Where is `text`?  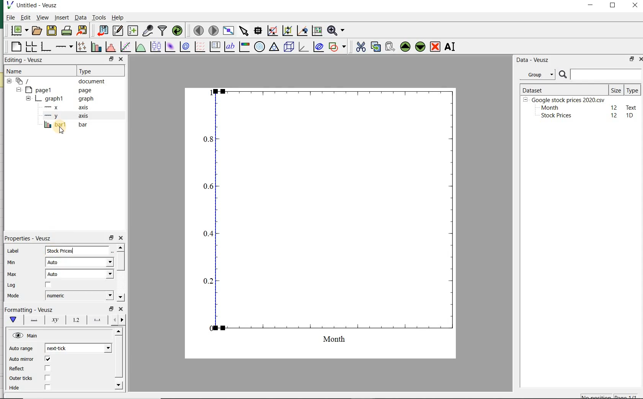
text is located at coordinates (630, 107).